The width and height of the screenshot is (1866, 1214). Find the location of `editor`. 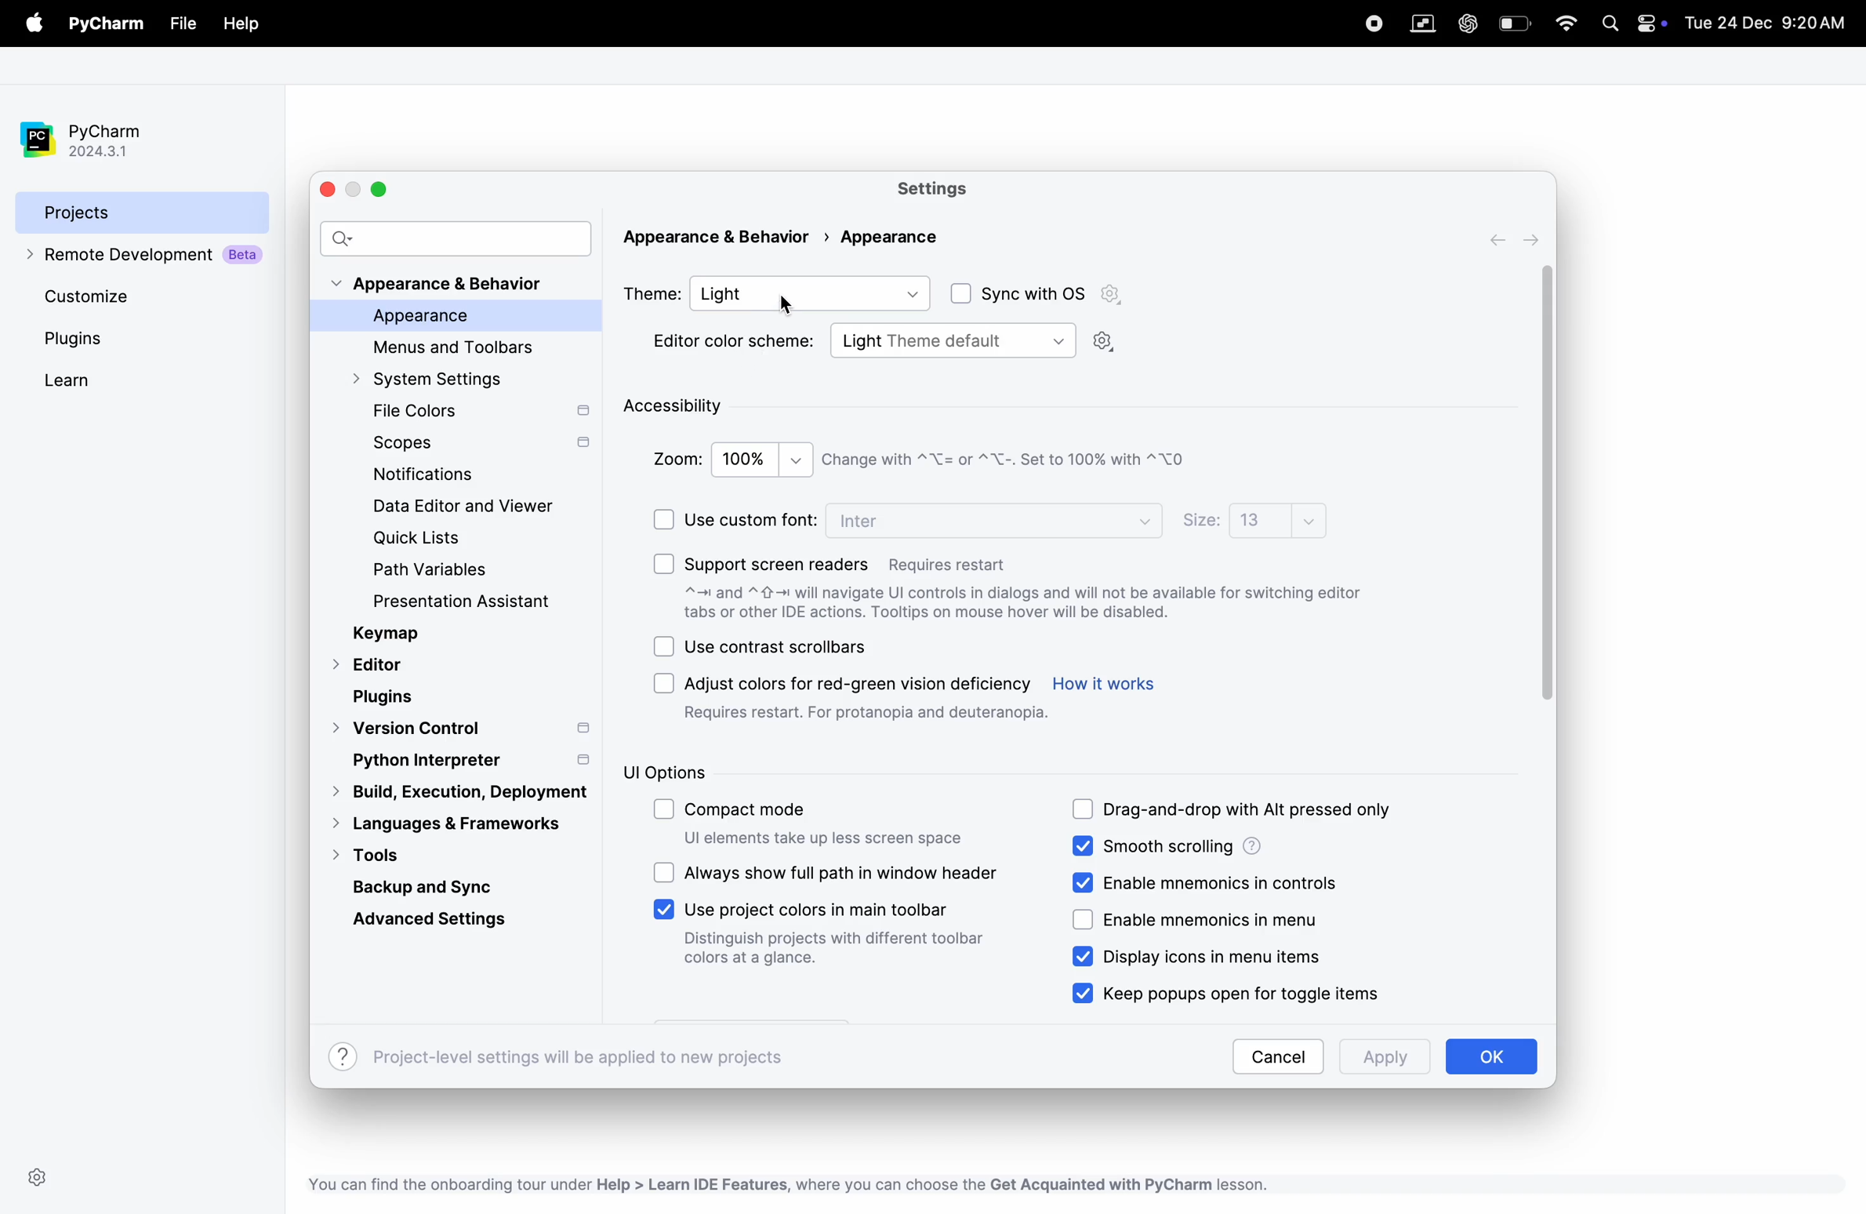

editor is located at coordinates (372, 667).